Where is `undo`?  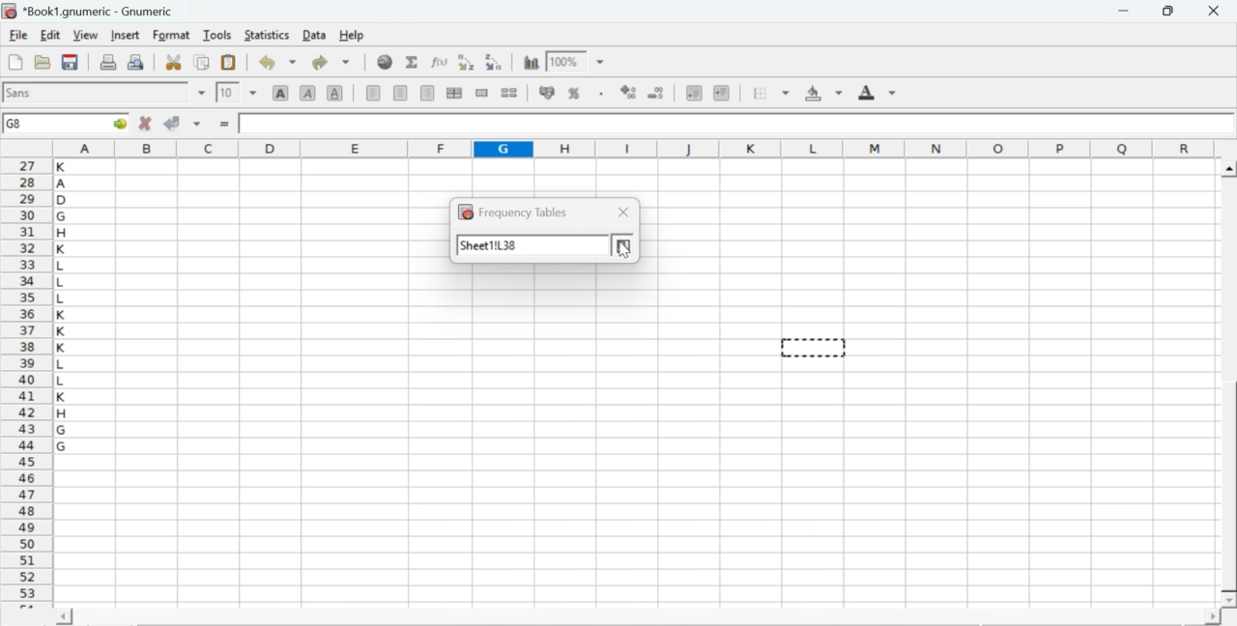
undo is located at coordinates (276, 63).